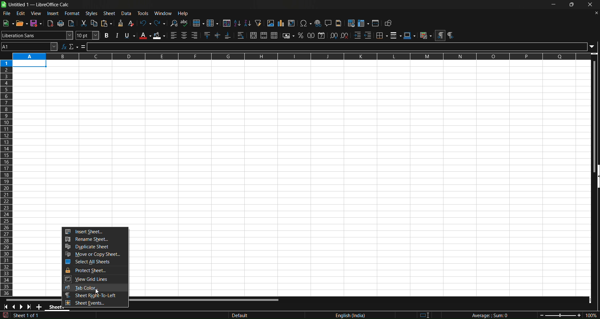 The image size is (600, 319). I want to click on insert sheet, so click(95, 231).